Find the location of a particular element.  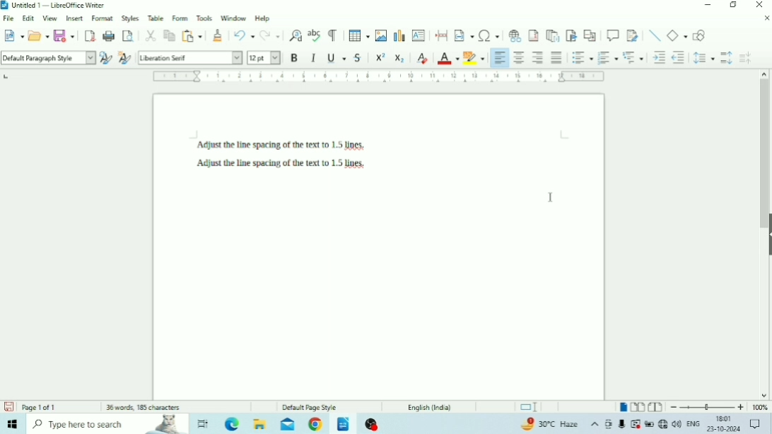

New Style for Selection is located at coordinates (124, 56).